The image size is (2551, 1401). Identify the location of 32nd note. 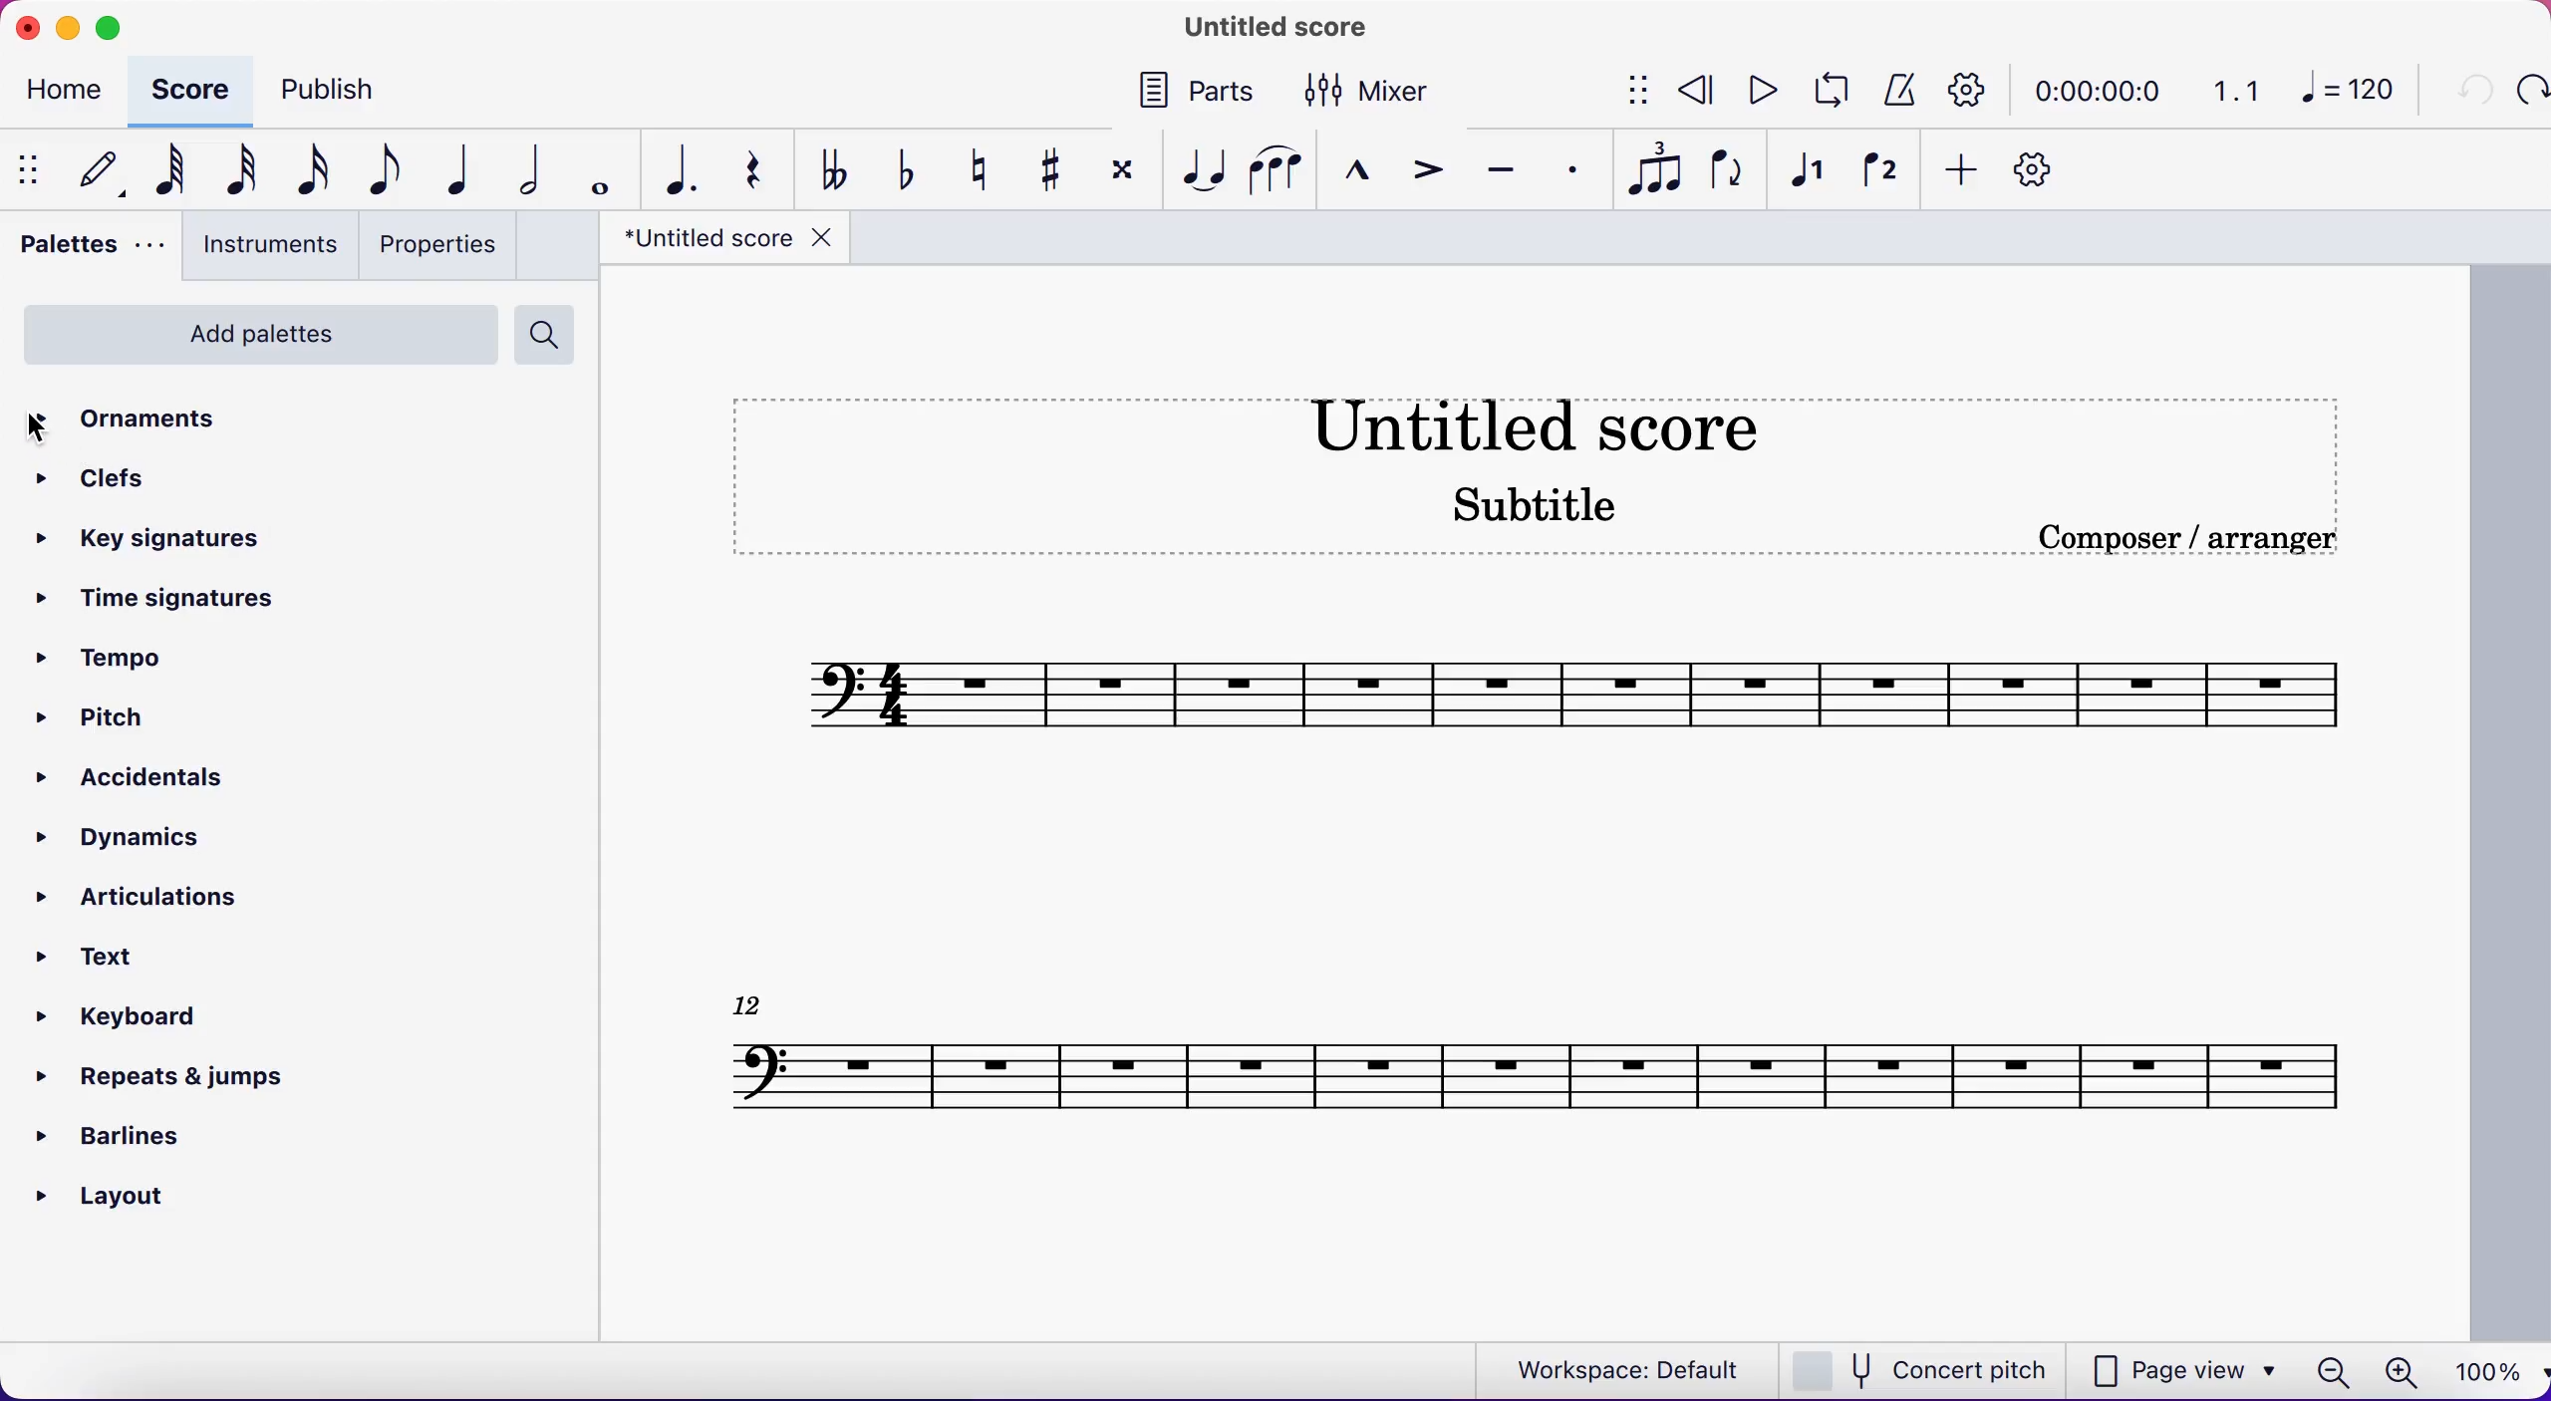
(231, 171).